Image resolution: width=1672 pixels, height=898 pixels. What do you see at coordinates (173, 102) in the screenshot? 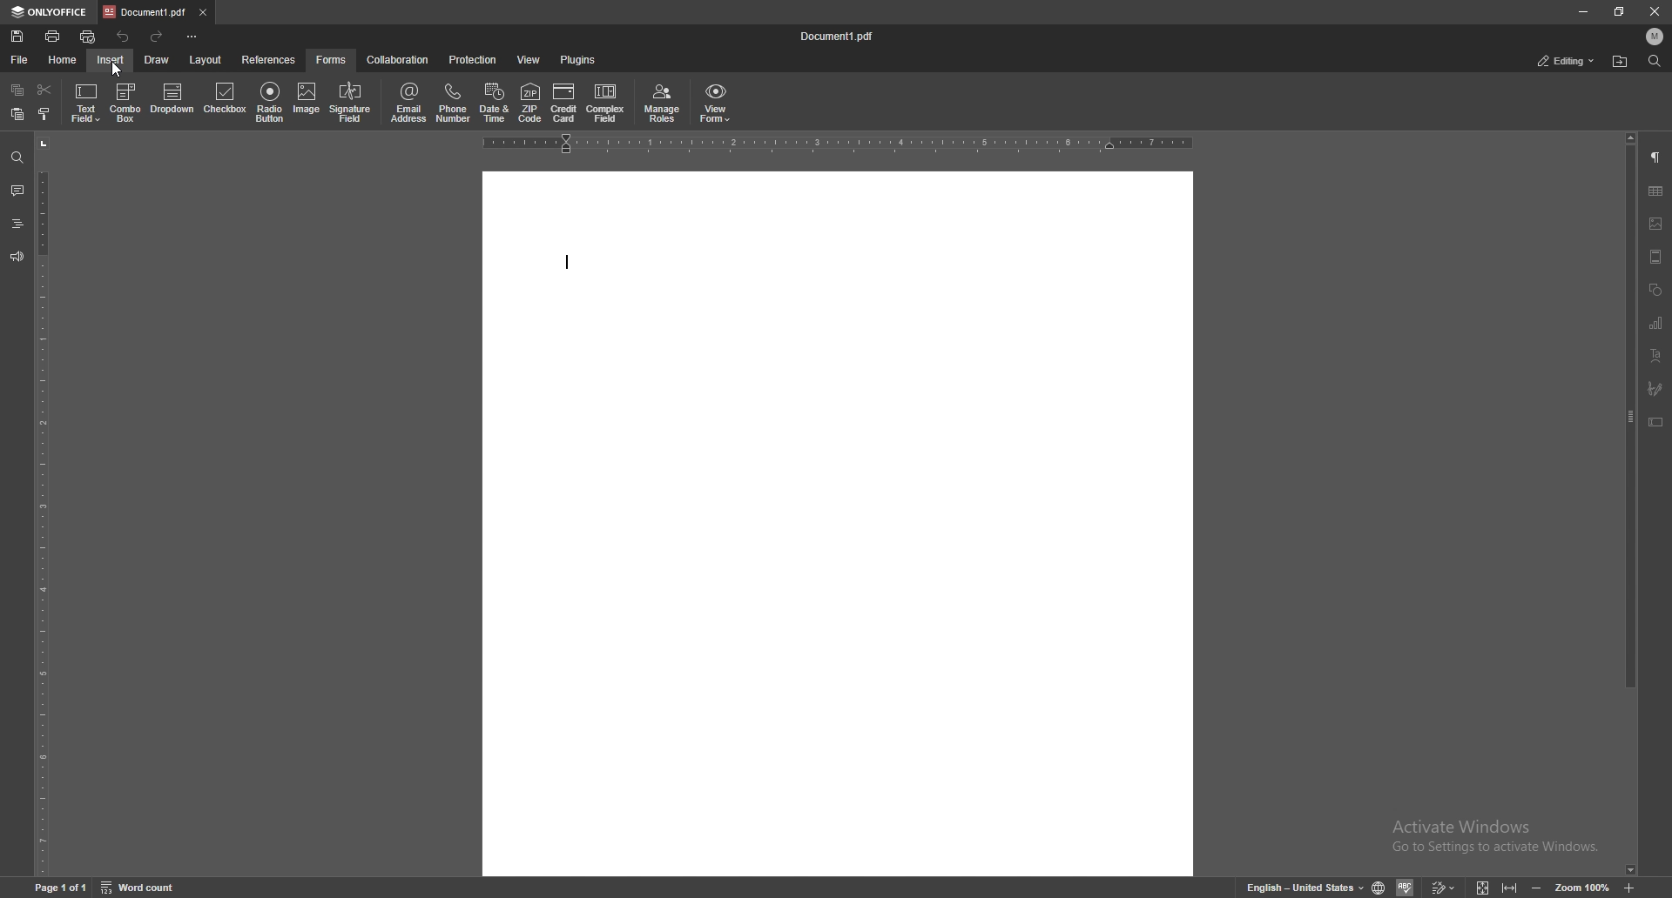
I see `dropdown` at bounding box center [173, 102].